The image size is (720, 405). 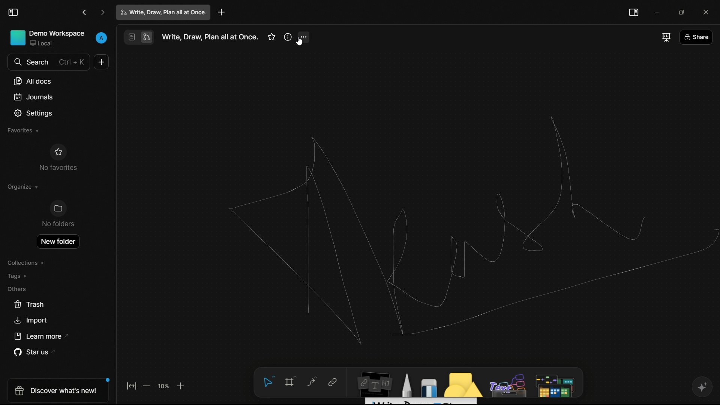 I want to click on map, so click(x=555, y=384).